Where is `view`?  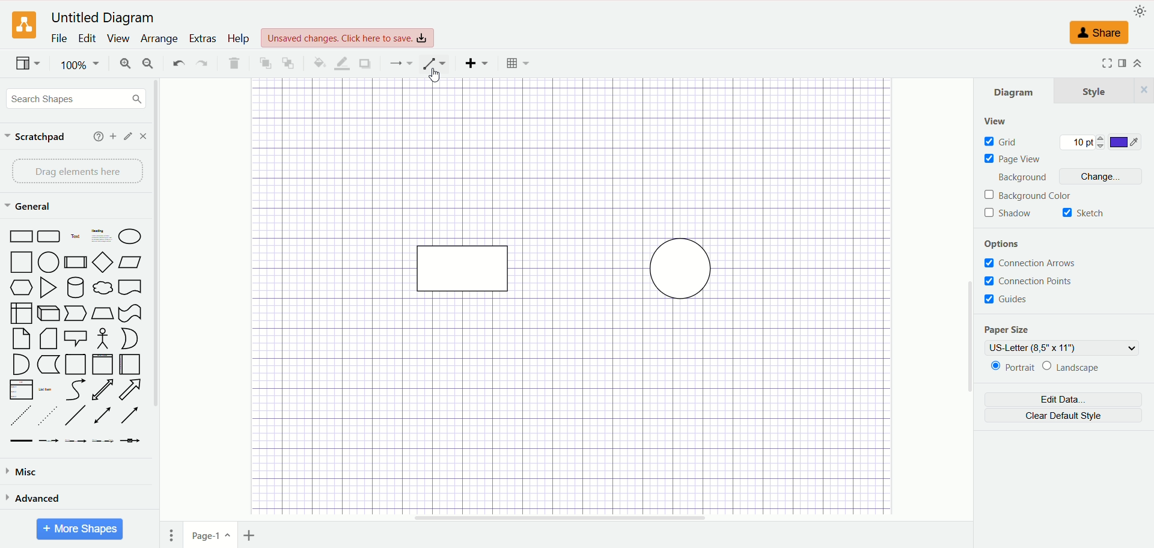 view is located at coordinates (27, 63).